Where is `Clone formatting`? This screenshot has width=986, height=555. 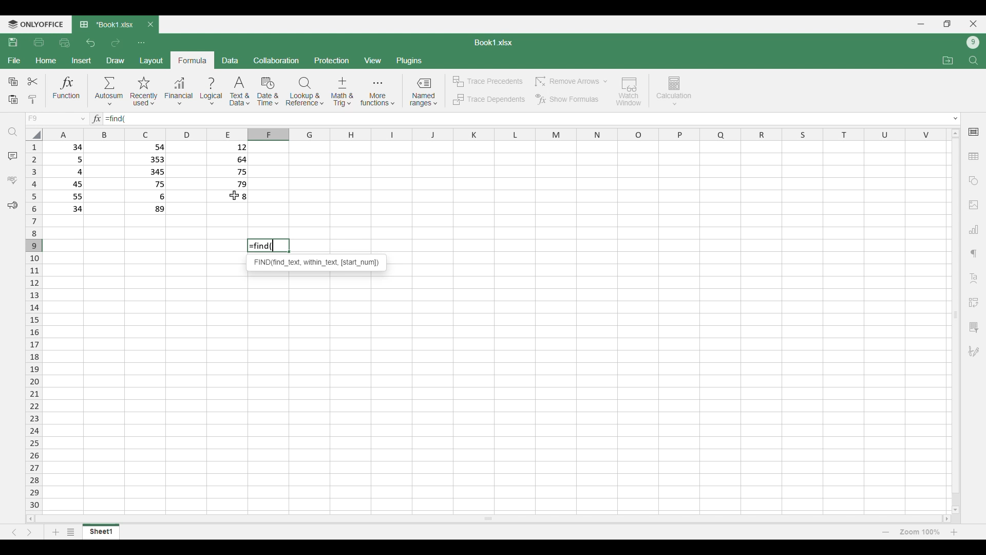 Clone formatting is located at coordinates (32, 100).